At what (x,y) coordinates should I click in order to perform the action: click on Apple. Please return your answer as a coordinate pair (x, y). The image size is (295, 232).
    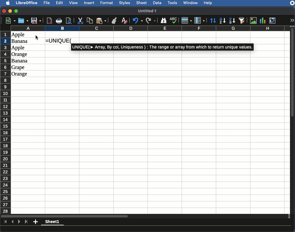
    Looking at the image, I should click on (18, 35).